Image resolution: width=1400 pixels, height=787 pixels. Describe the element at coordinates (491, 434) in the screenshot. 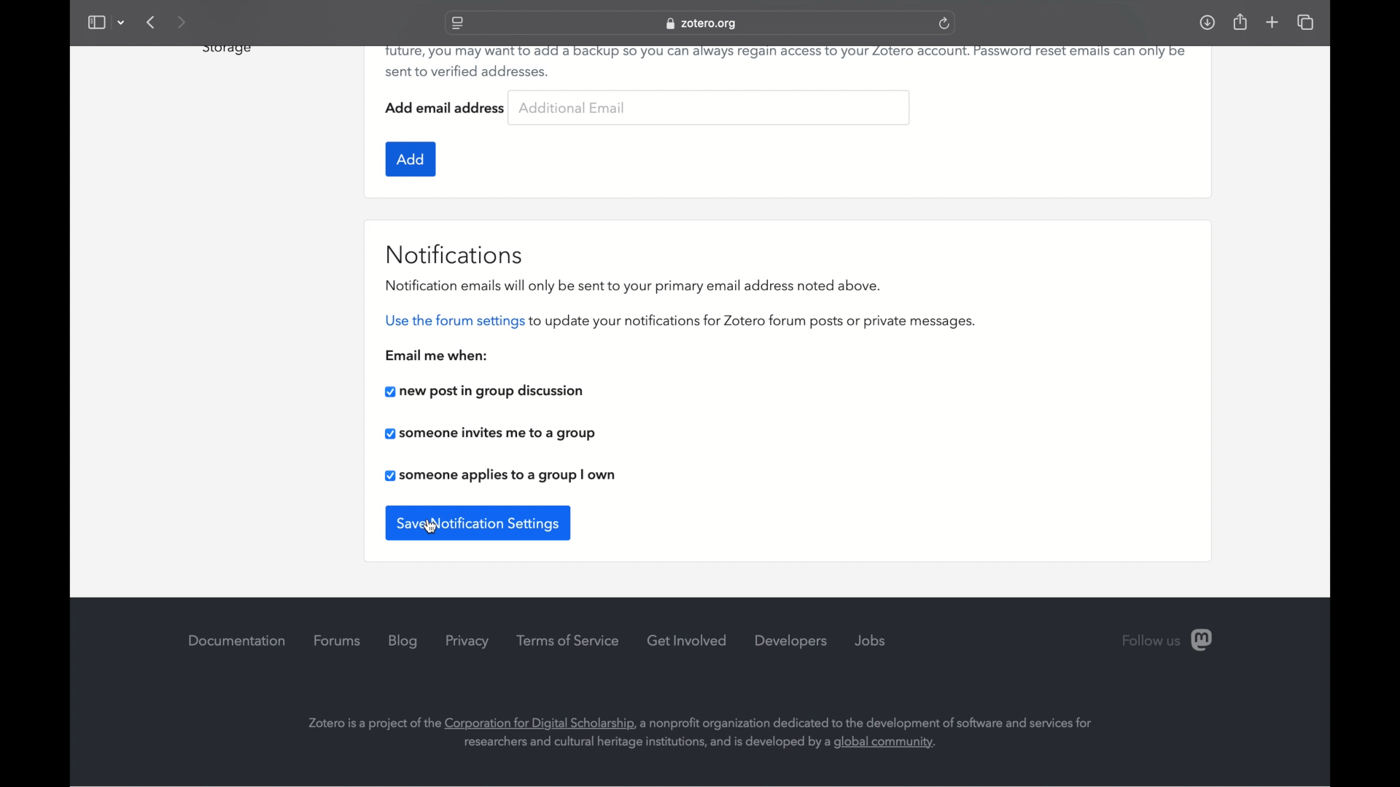

I see `someone invites me to a group` at that location.